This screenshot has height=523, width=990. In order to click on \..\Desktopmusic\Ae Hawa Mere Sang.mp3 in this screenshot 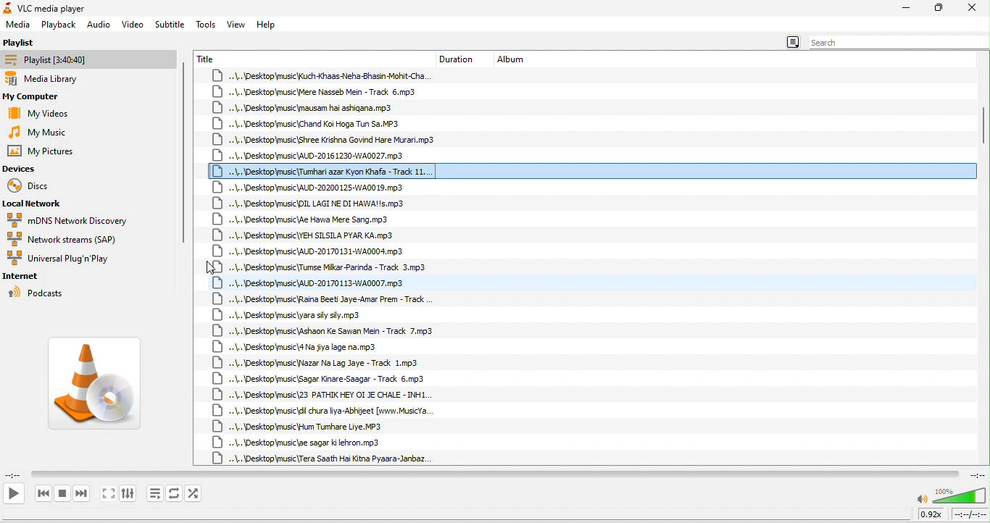, I will do `click(304, 219)`.